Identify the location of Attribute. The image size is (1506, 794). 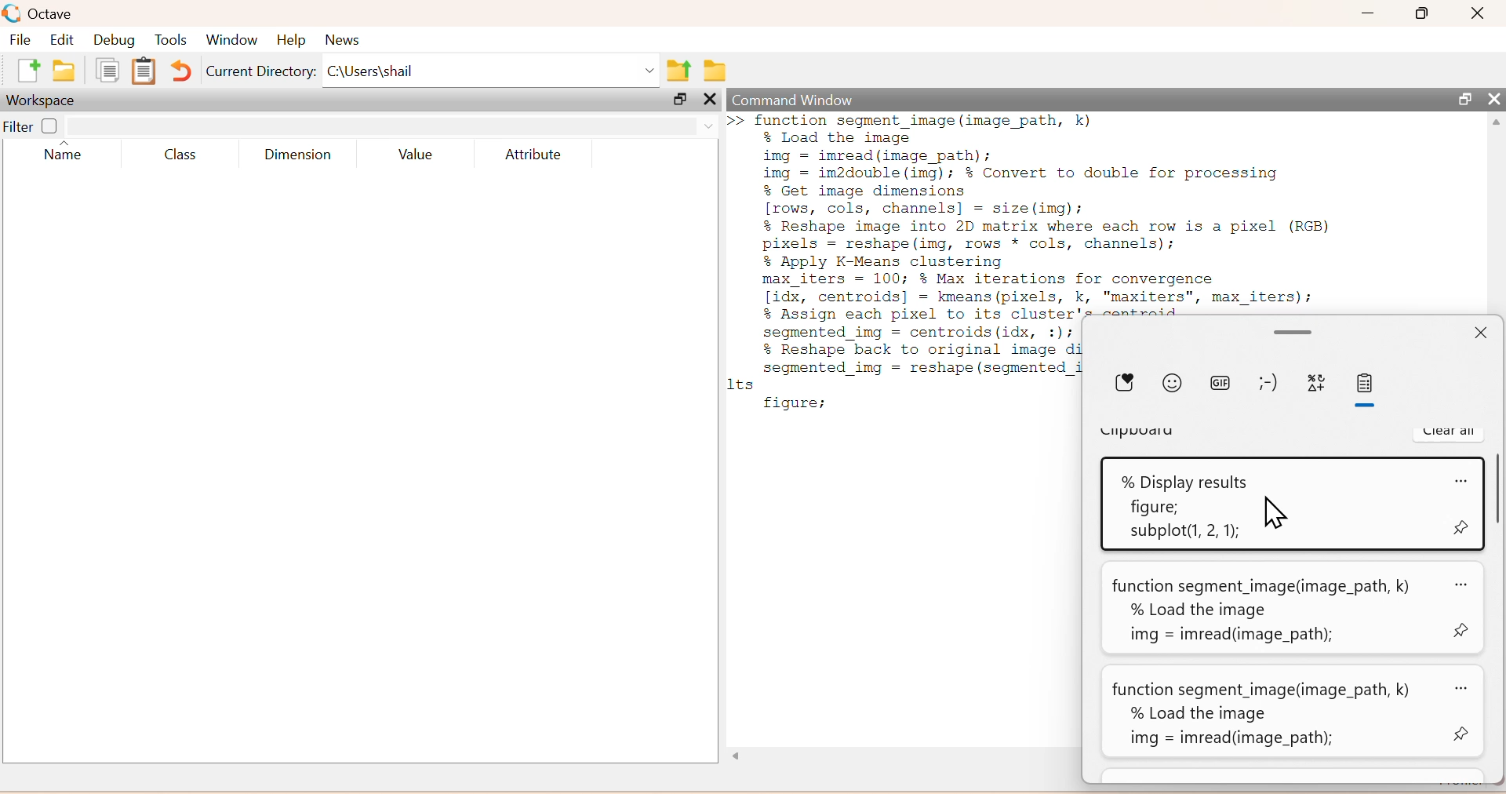
(529, 155).